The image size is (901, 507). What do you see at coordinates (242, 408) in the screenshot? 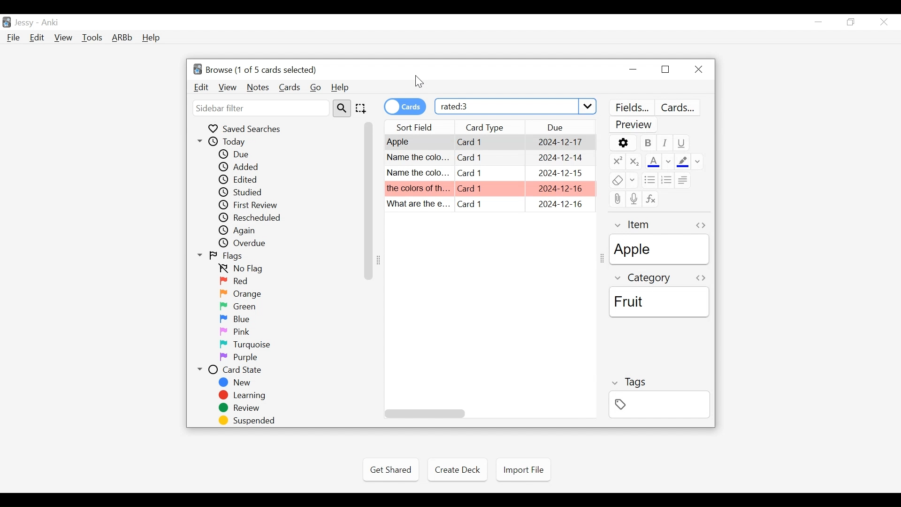
I see `Review` at bounding box center [242, 408].